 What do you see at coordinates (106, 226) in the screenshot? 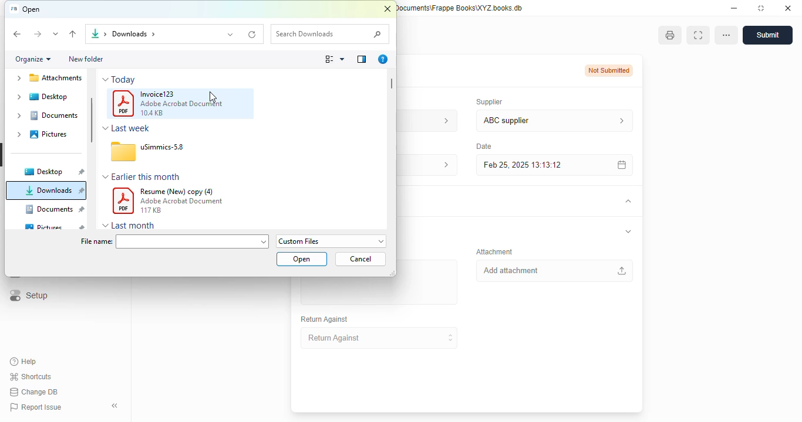
I see `dropdown` at bounding box center [106, 226].